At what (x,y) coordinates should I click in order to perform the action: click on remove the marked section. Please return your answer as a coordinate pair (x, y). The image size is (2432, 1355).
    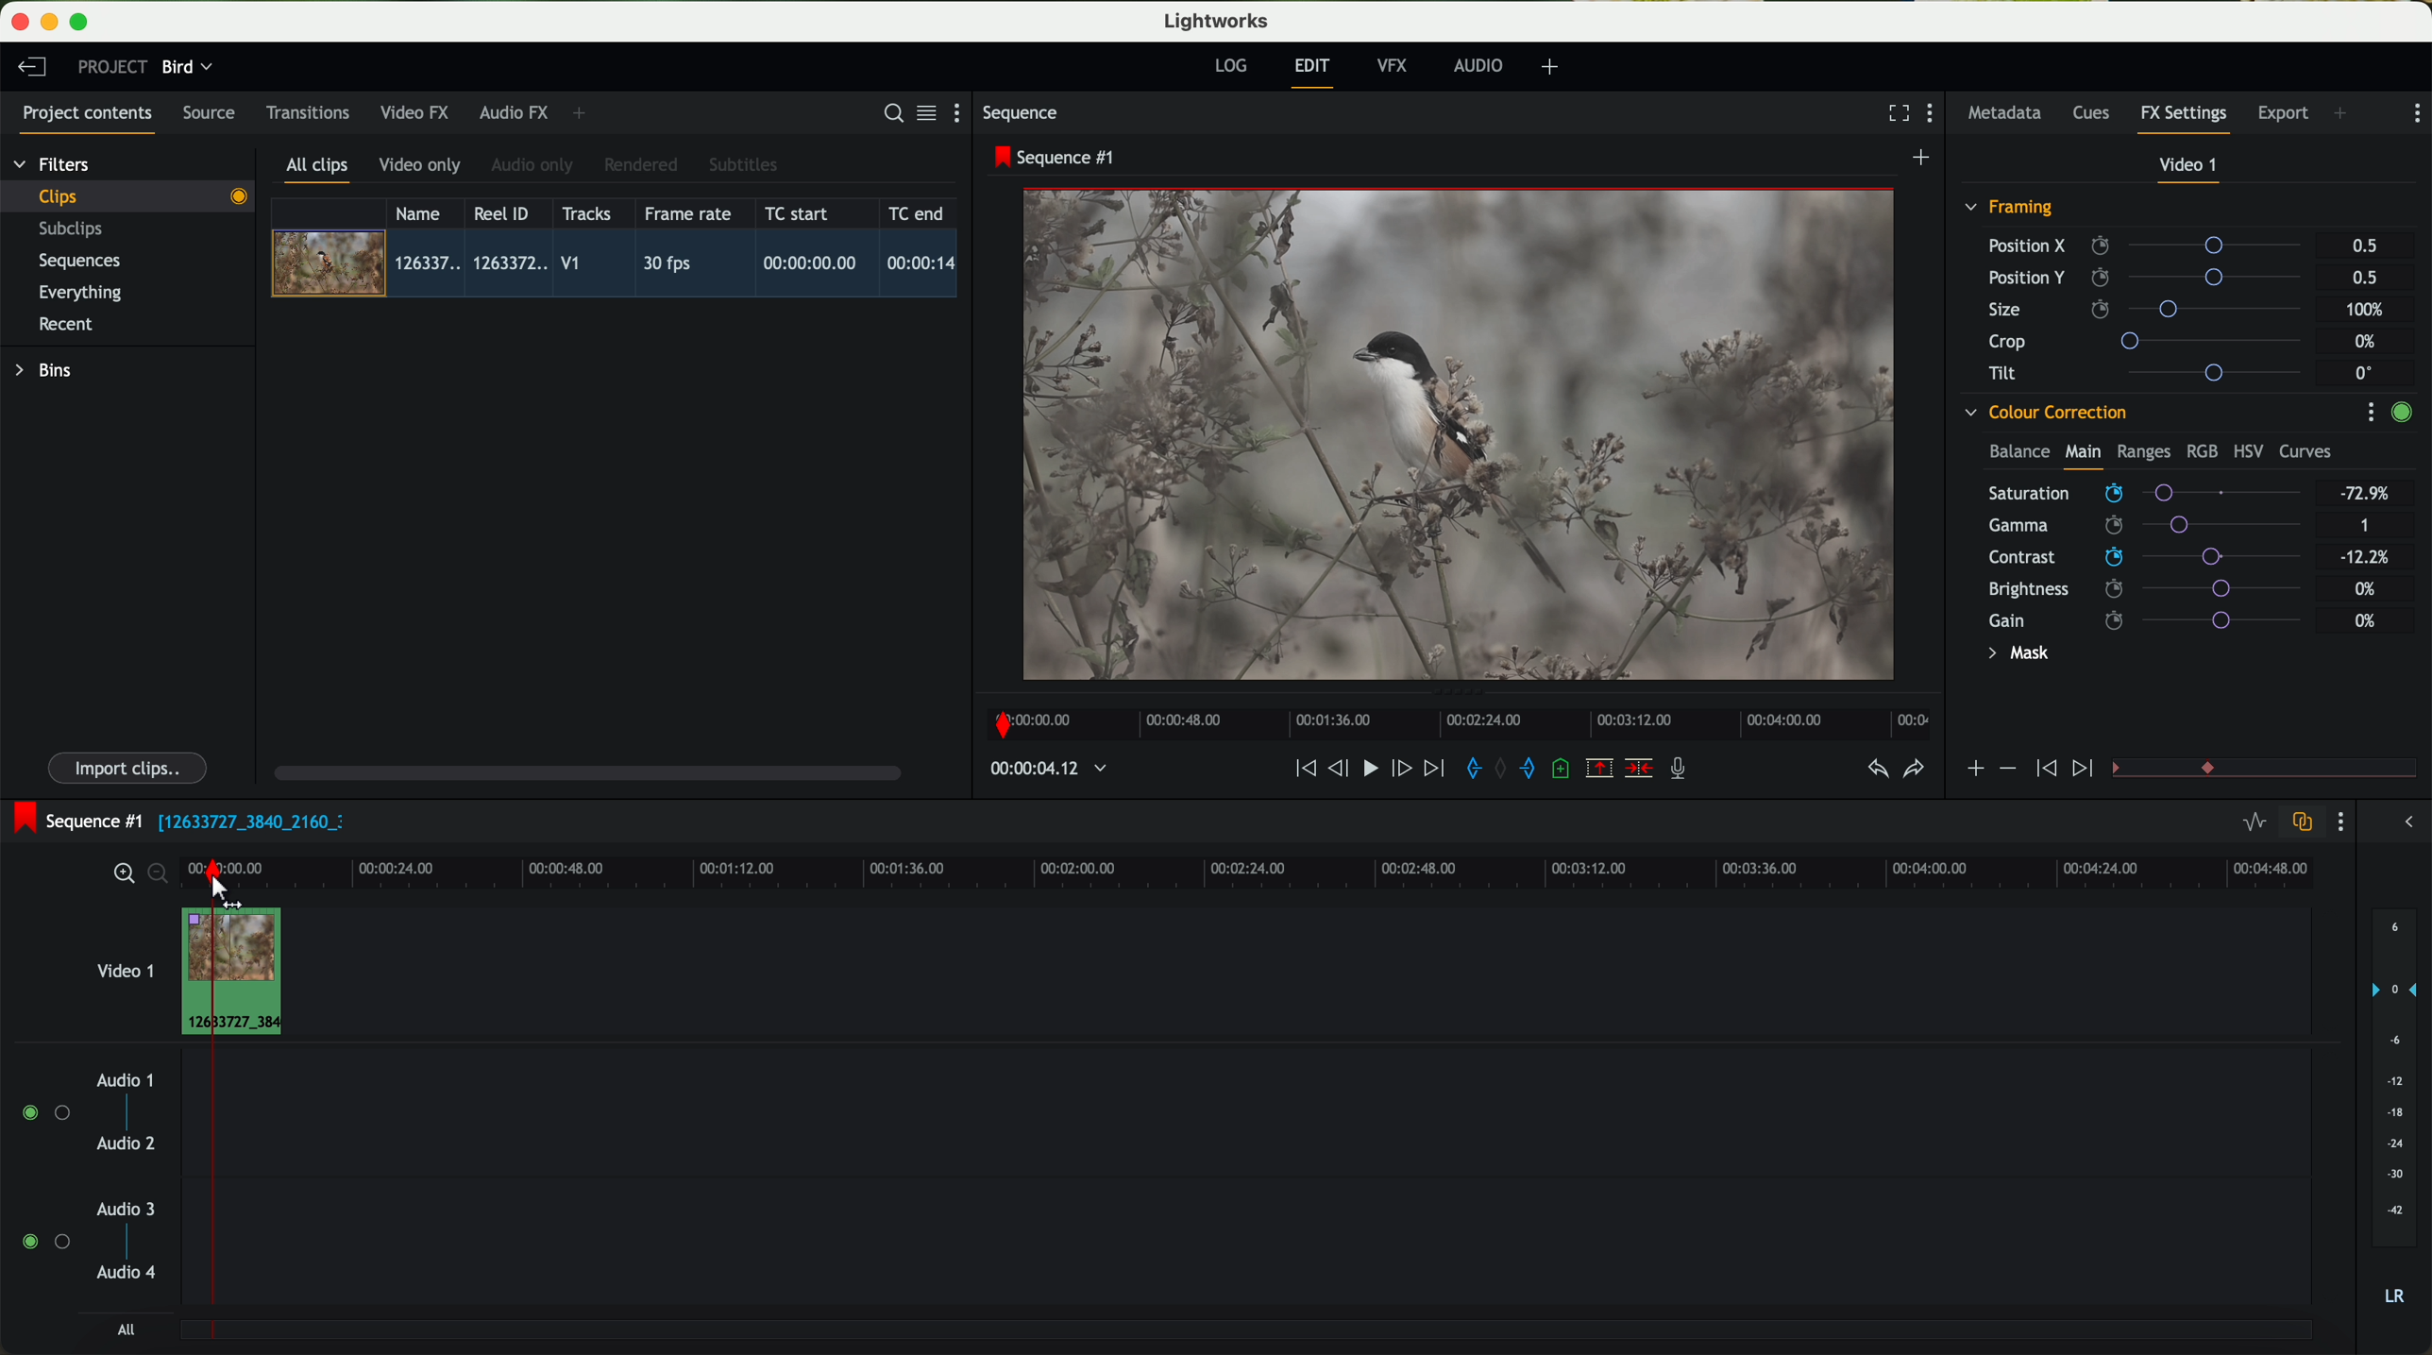
    Looking at the image, I should click on (1601, 769).